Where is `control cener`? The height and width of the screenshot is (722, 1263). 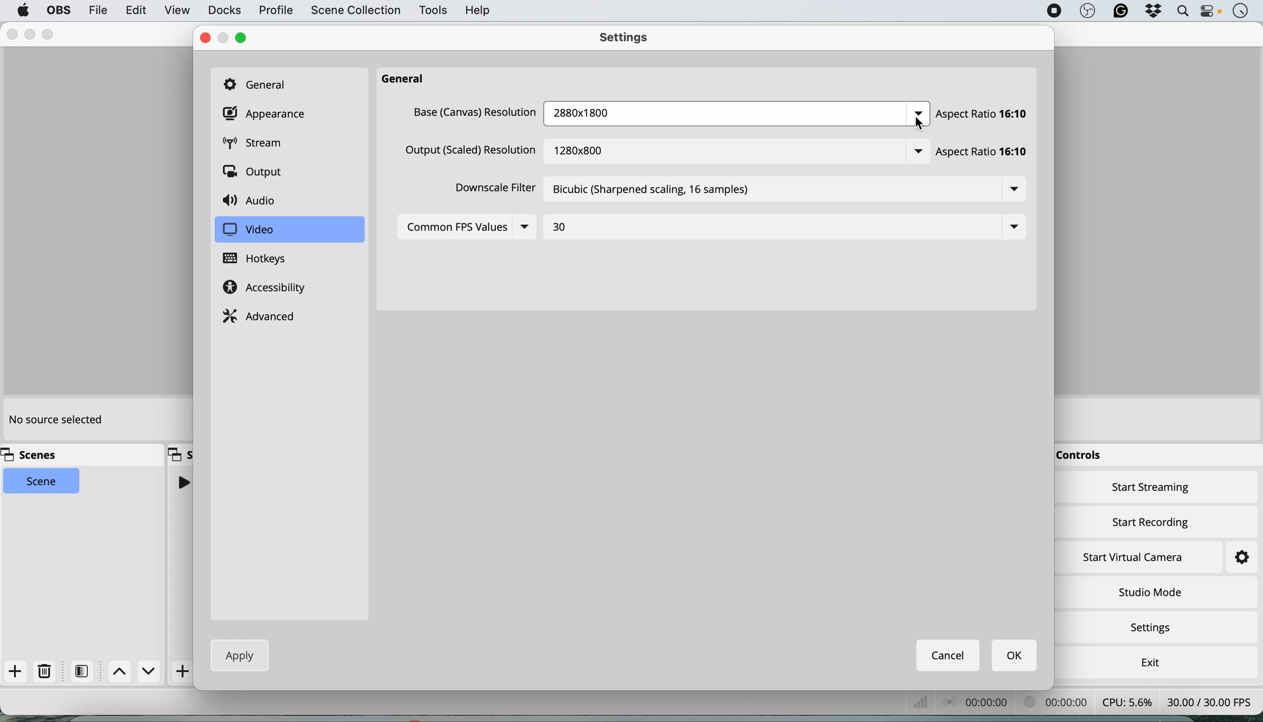
control cener is located at coordinates (1210, 13).